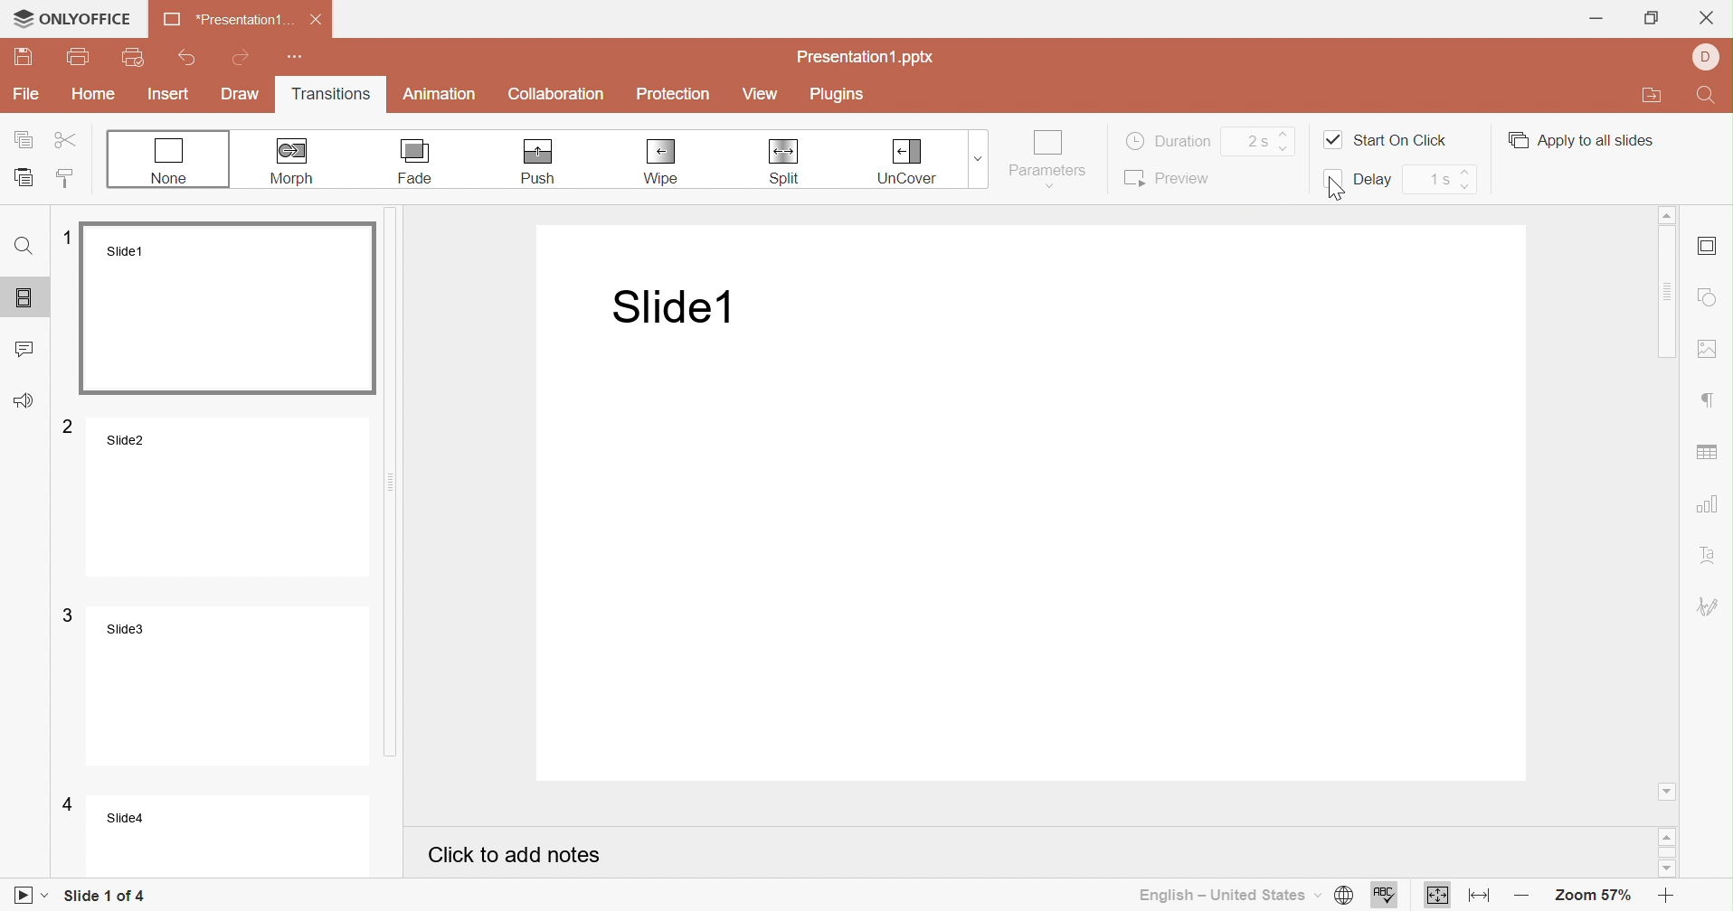 The image size is (1733, 911). Describe the element at coordinates (1227, 897) in the screenshot. I see `English - United States` at that location.